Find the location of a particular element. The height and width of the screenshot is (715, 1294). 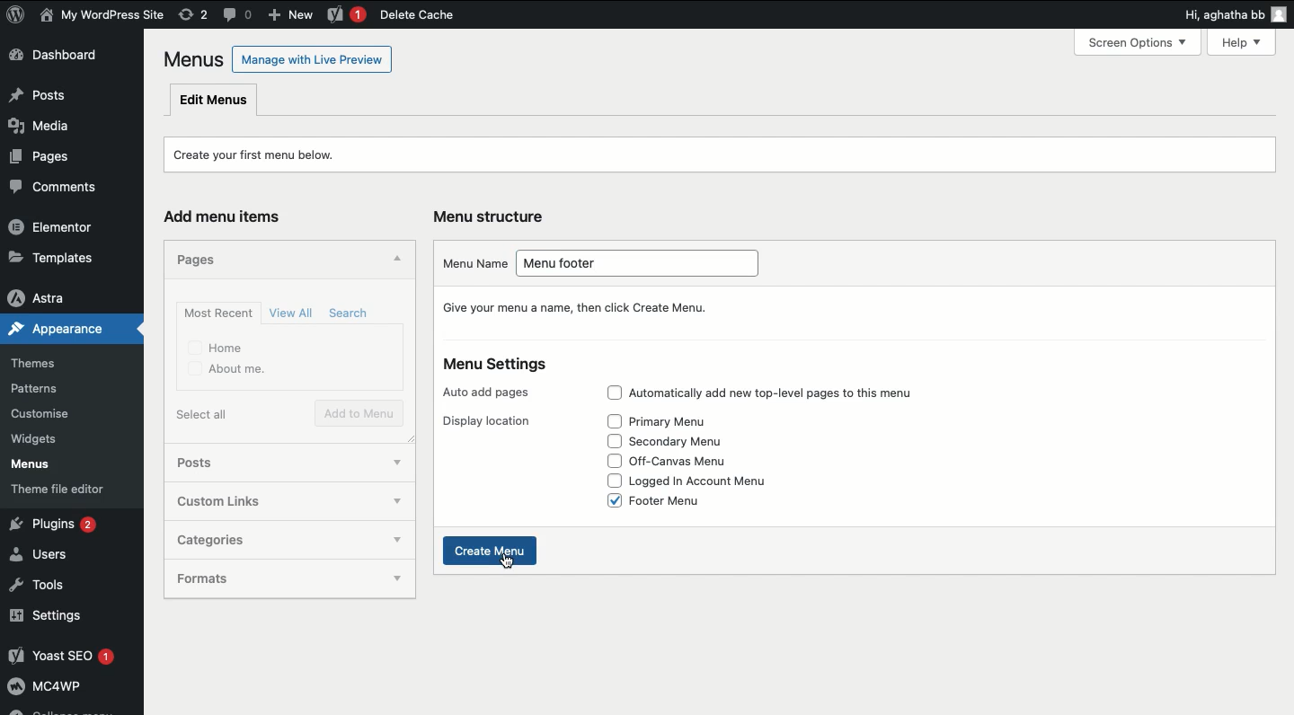

Theme file editor is located at coordinates (73, 492).